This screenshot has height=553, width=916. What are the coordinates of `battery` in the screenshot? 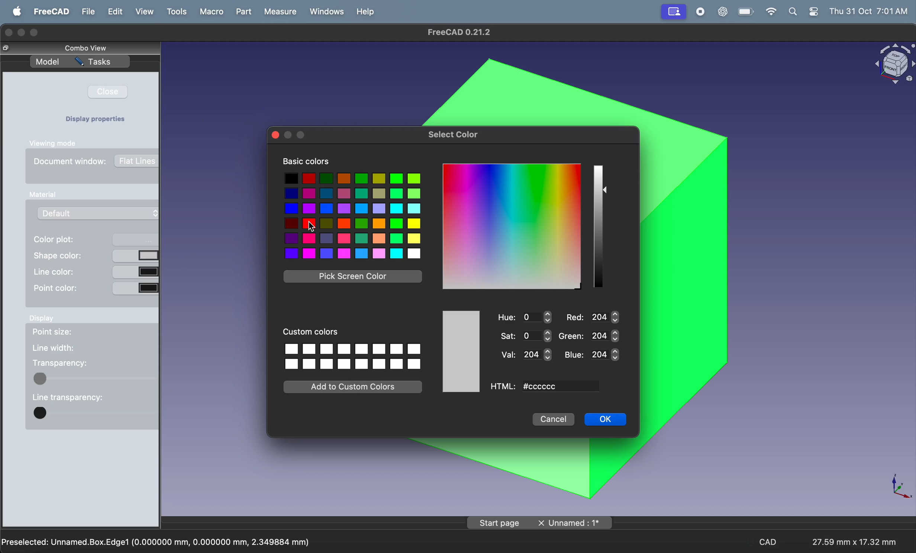 It's located at (743, 12).